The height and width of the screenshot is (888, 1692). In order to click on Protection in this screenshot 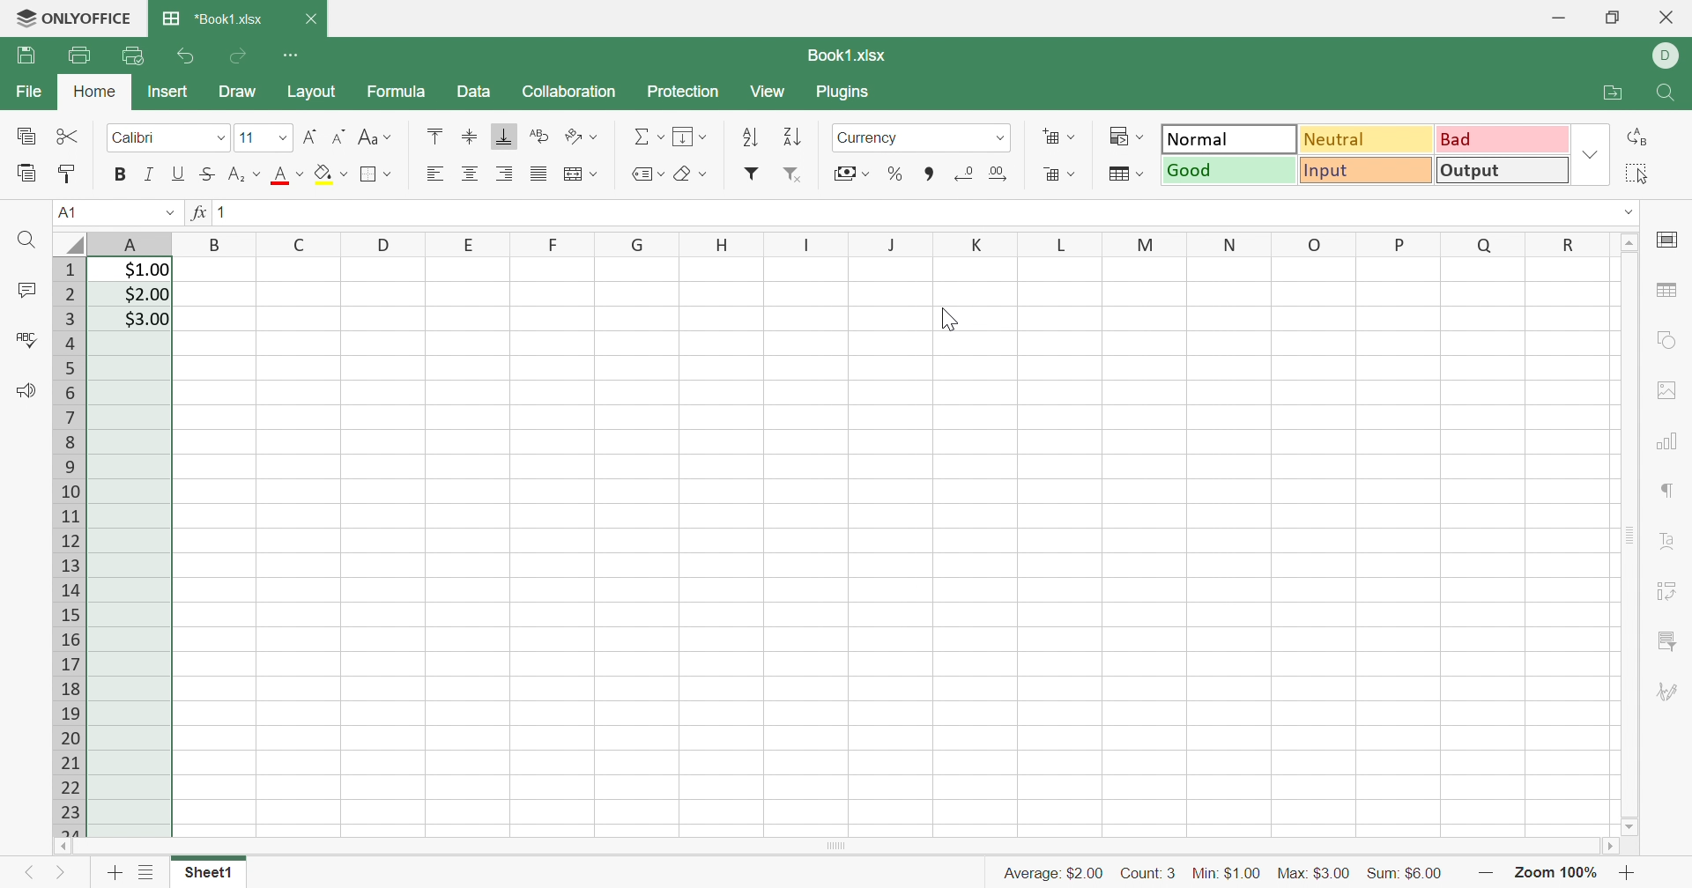, I will do `click(686, 92)`.